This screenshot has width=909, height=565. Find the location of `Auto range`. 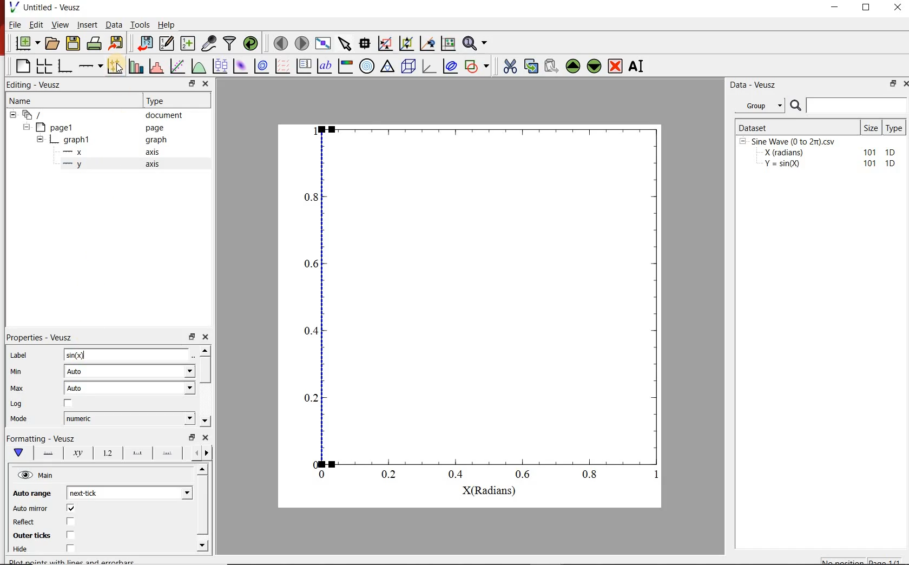

Auto range is located at coordinates (30, 492).